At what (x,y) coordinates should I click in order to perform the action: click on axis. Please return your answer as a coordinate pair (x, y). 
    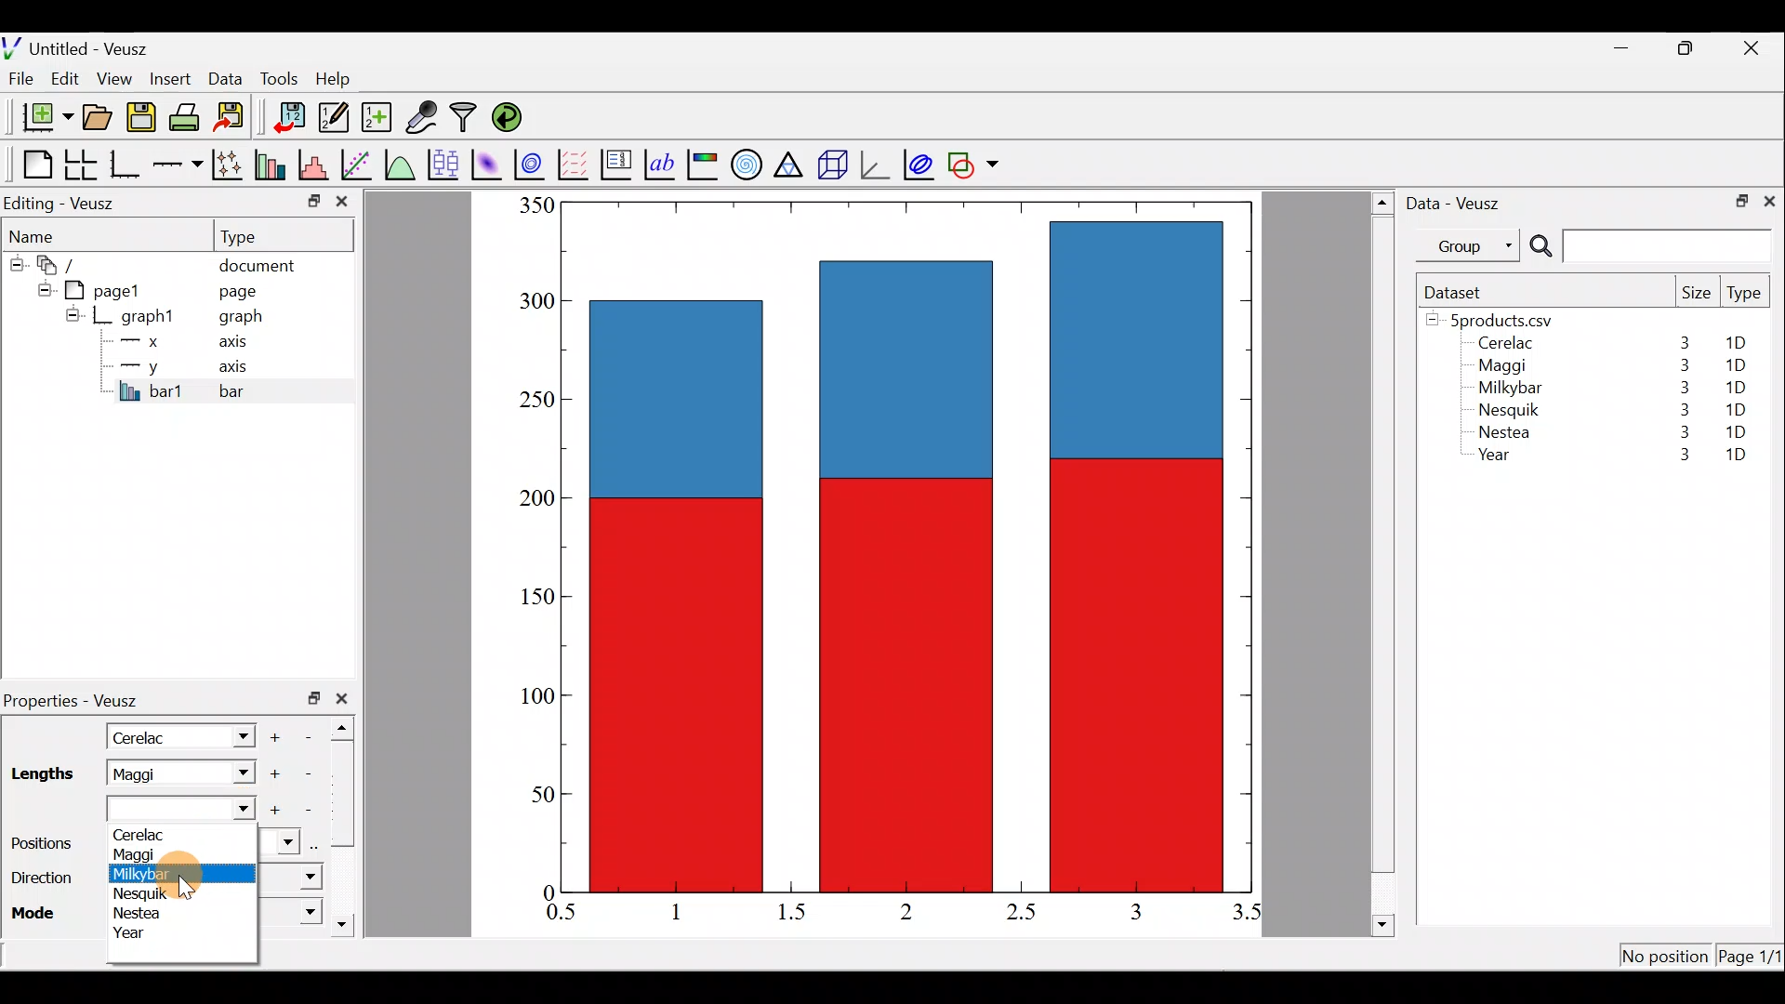
    Looking at the image, I should click on (239, 344).